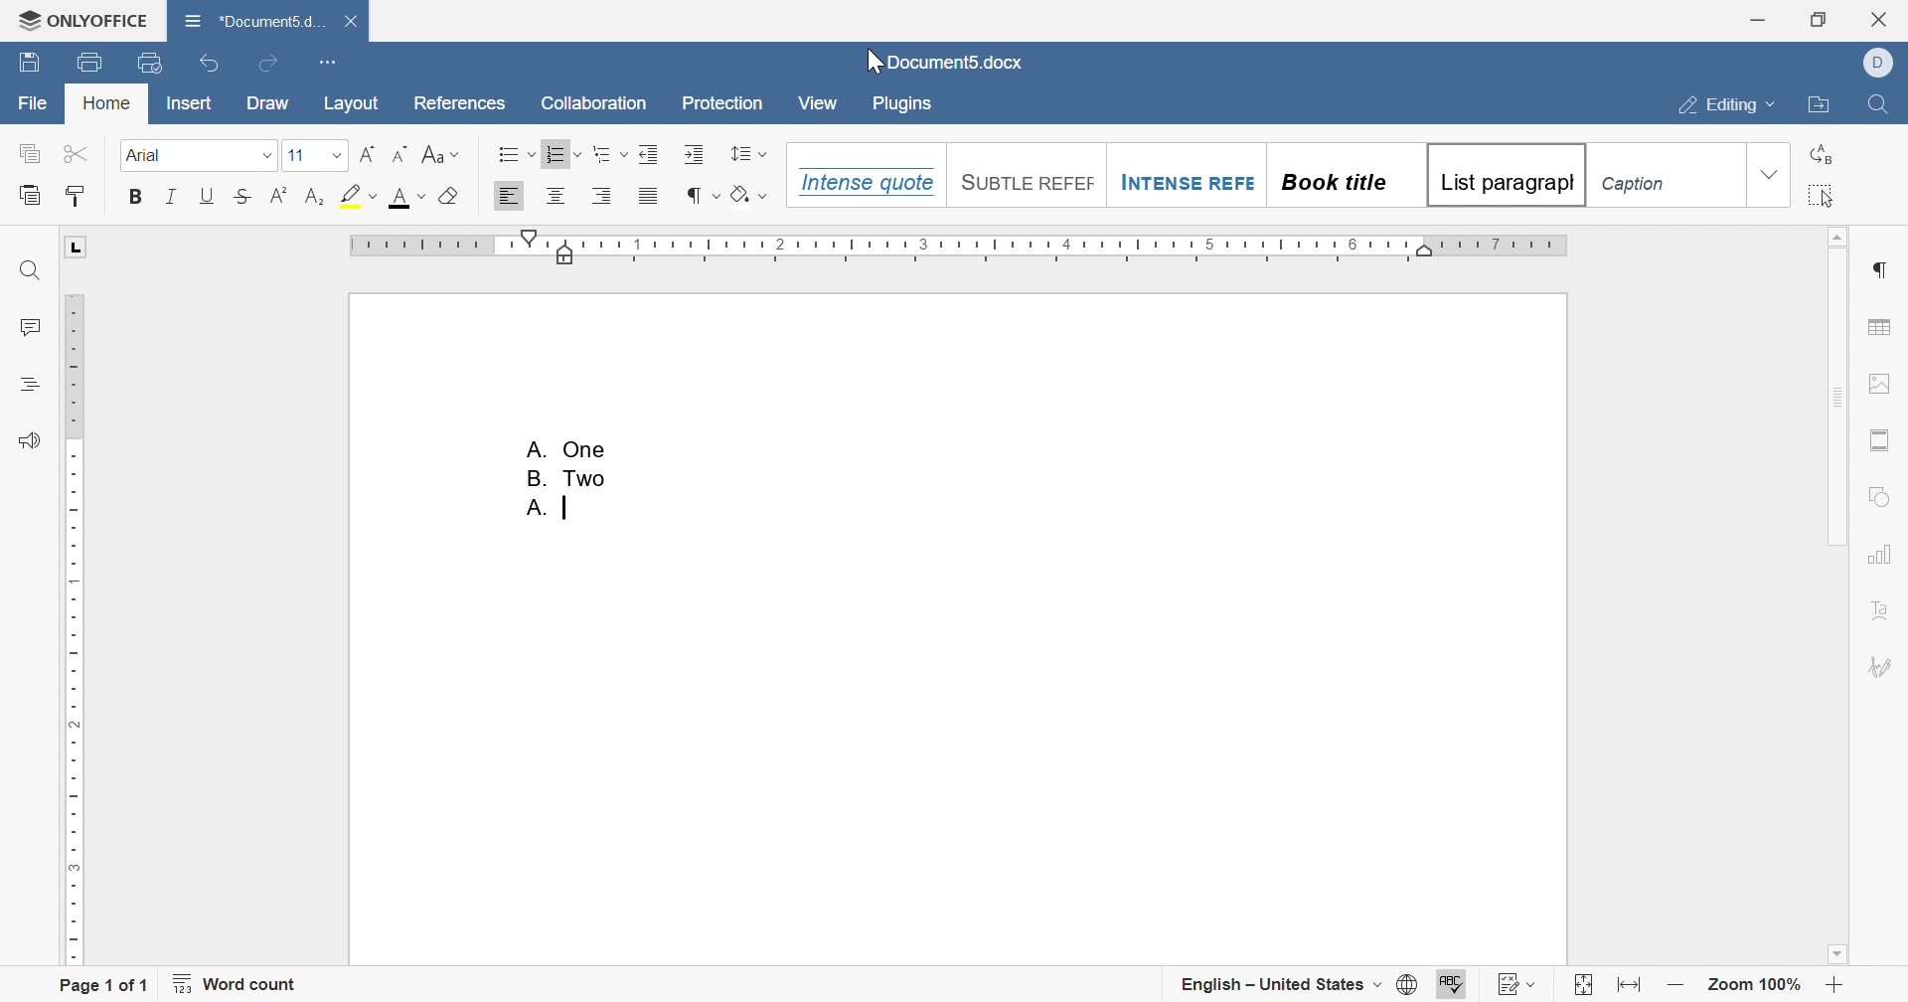 This screenshot has width=1908, height=1002. What do you see at coordinates (31, 152) in the screenshot?
I see `copy` at bounding box center [31, 152].